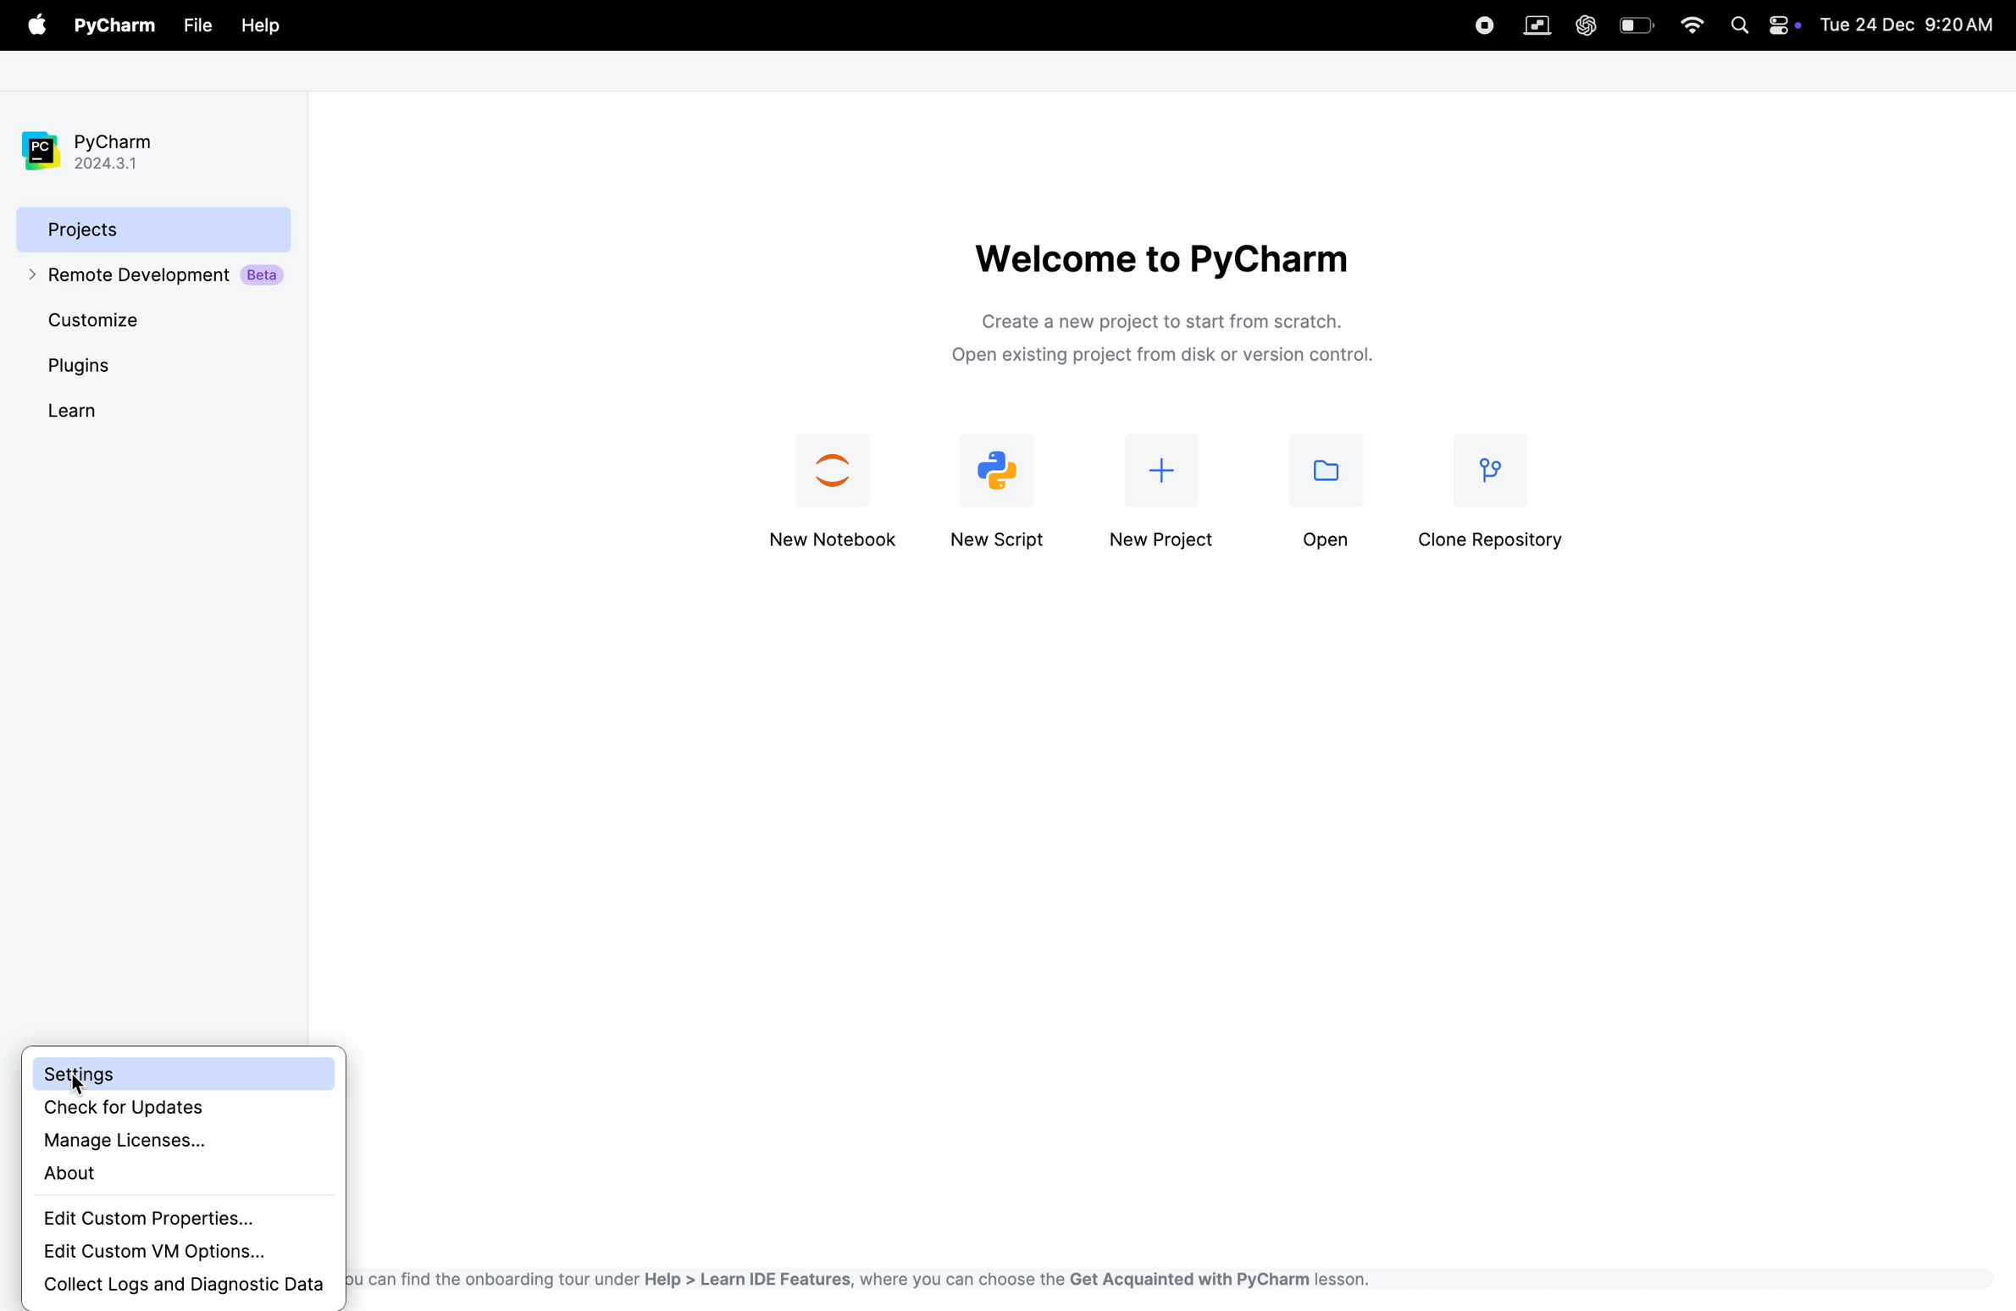  What do you see at coordinates (126, 318) in the screenshot?
I see `customize` at bounding box center [126, 318].